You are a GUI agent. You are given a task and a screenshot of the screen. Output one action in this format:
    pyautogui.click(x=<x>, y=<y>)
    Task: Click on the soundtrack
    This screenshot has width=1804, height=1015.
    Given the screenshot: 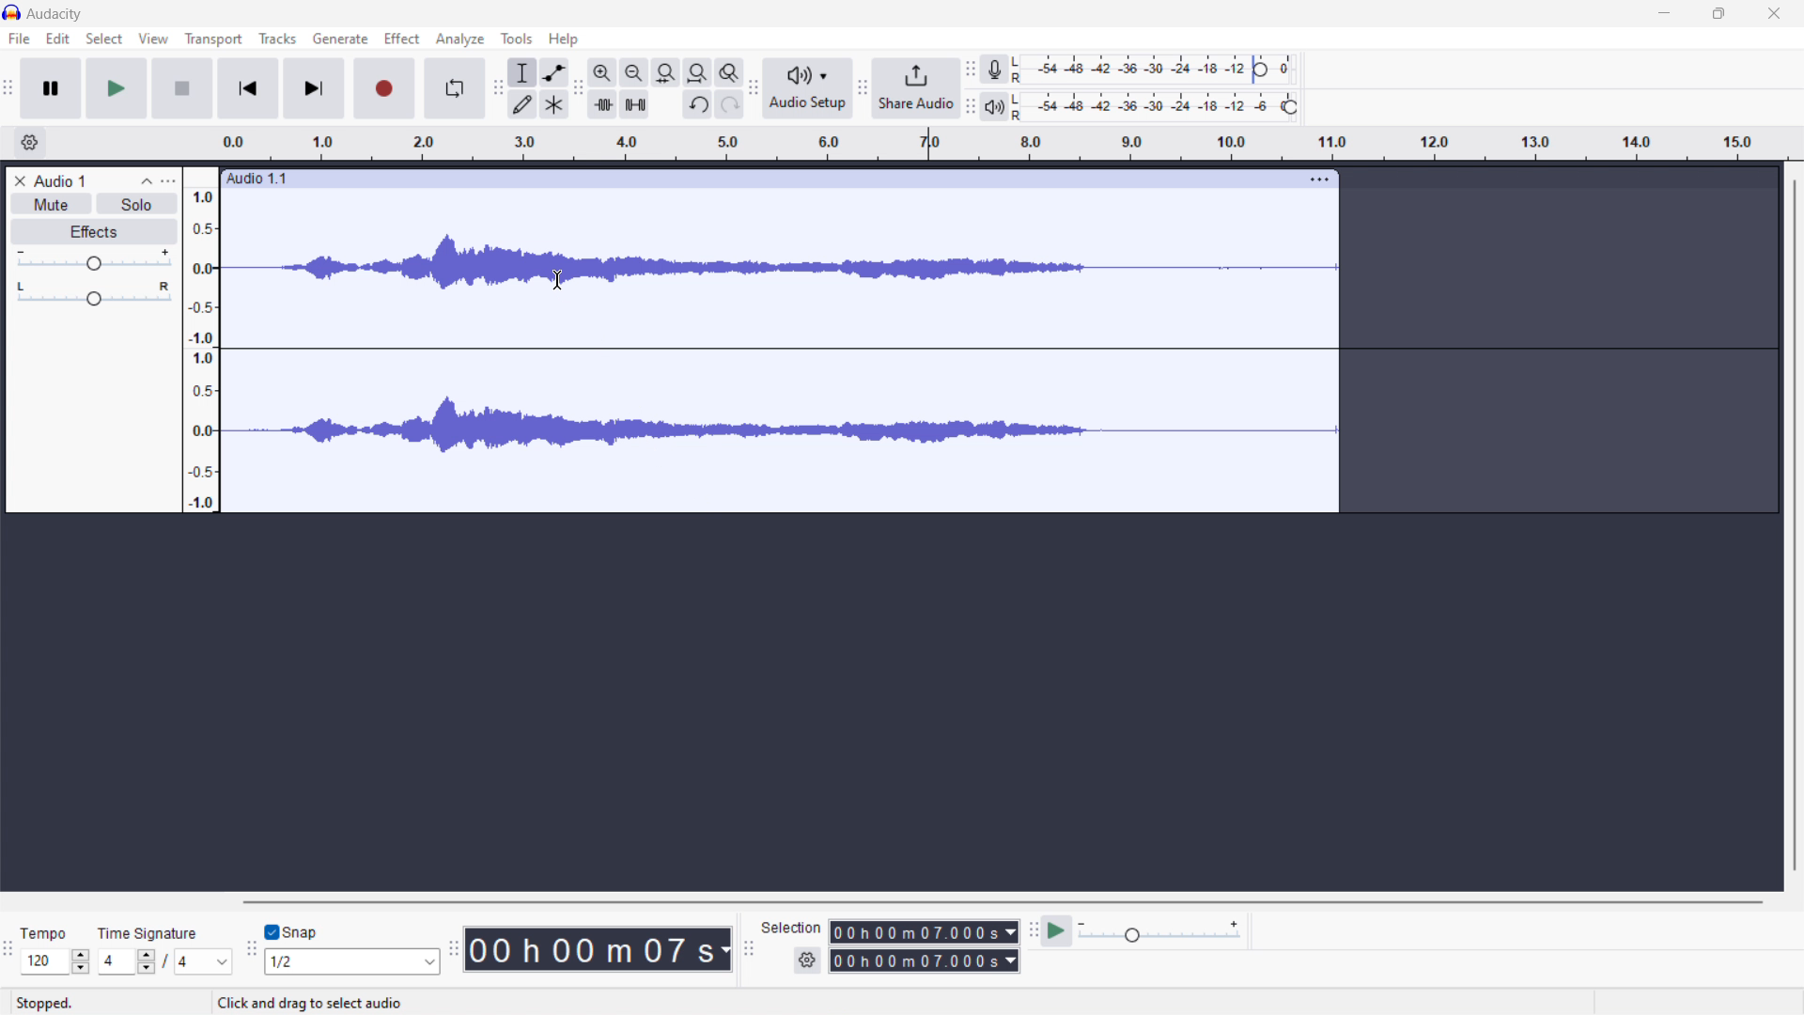 What is the action you would take?
    pyautogui.click(x=788, y=357)
    